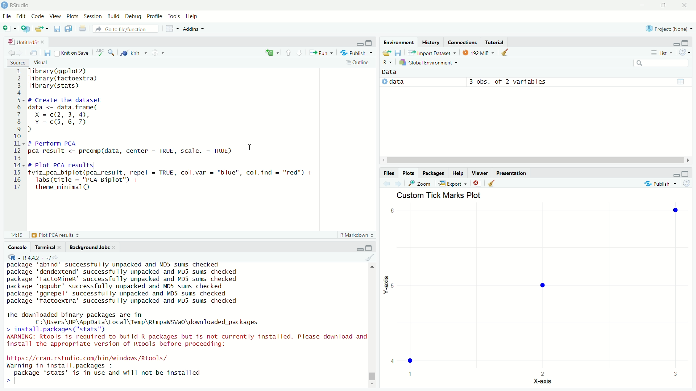  I want to click on Help, so click(192, 16).